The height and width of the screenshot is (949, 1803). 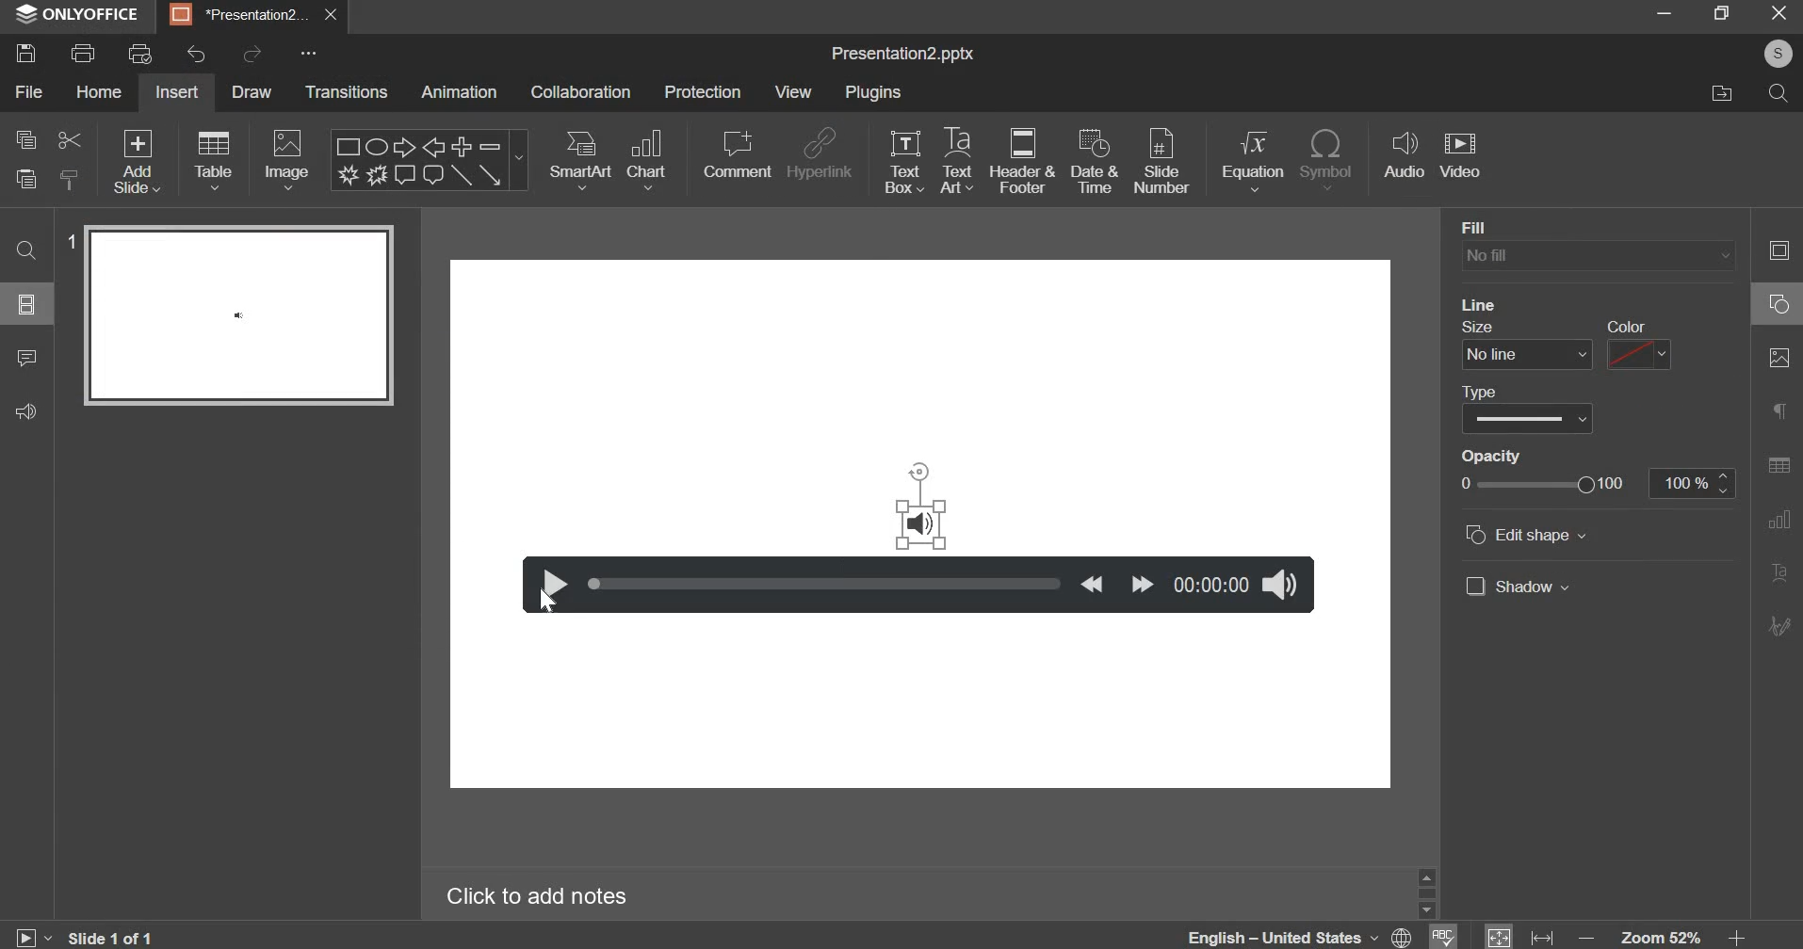 I want to click on slide number, so click(x=1163, y=158).